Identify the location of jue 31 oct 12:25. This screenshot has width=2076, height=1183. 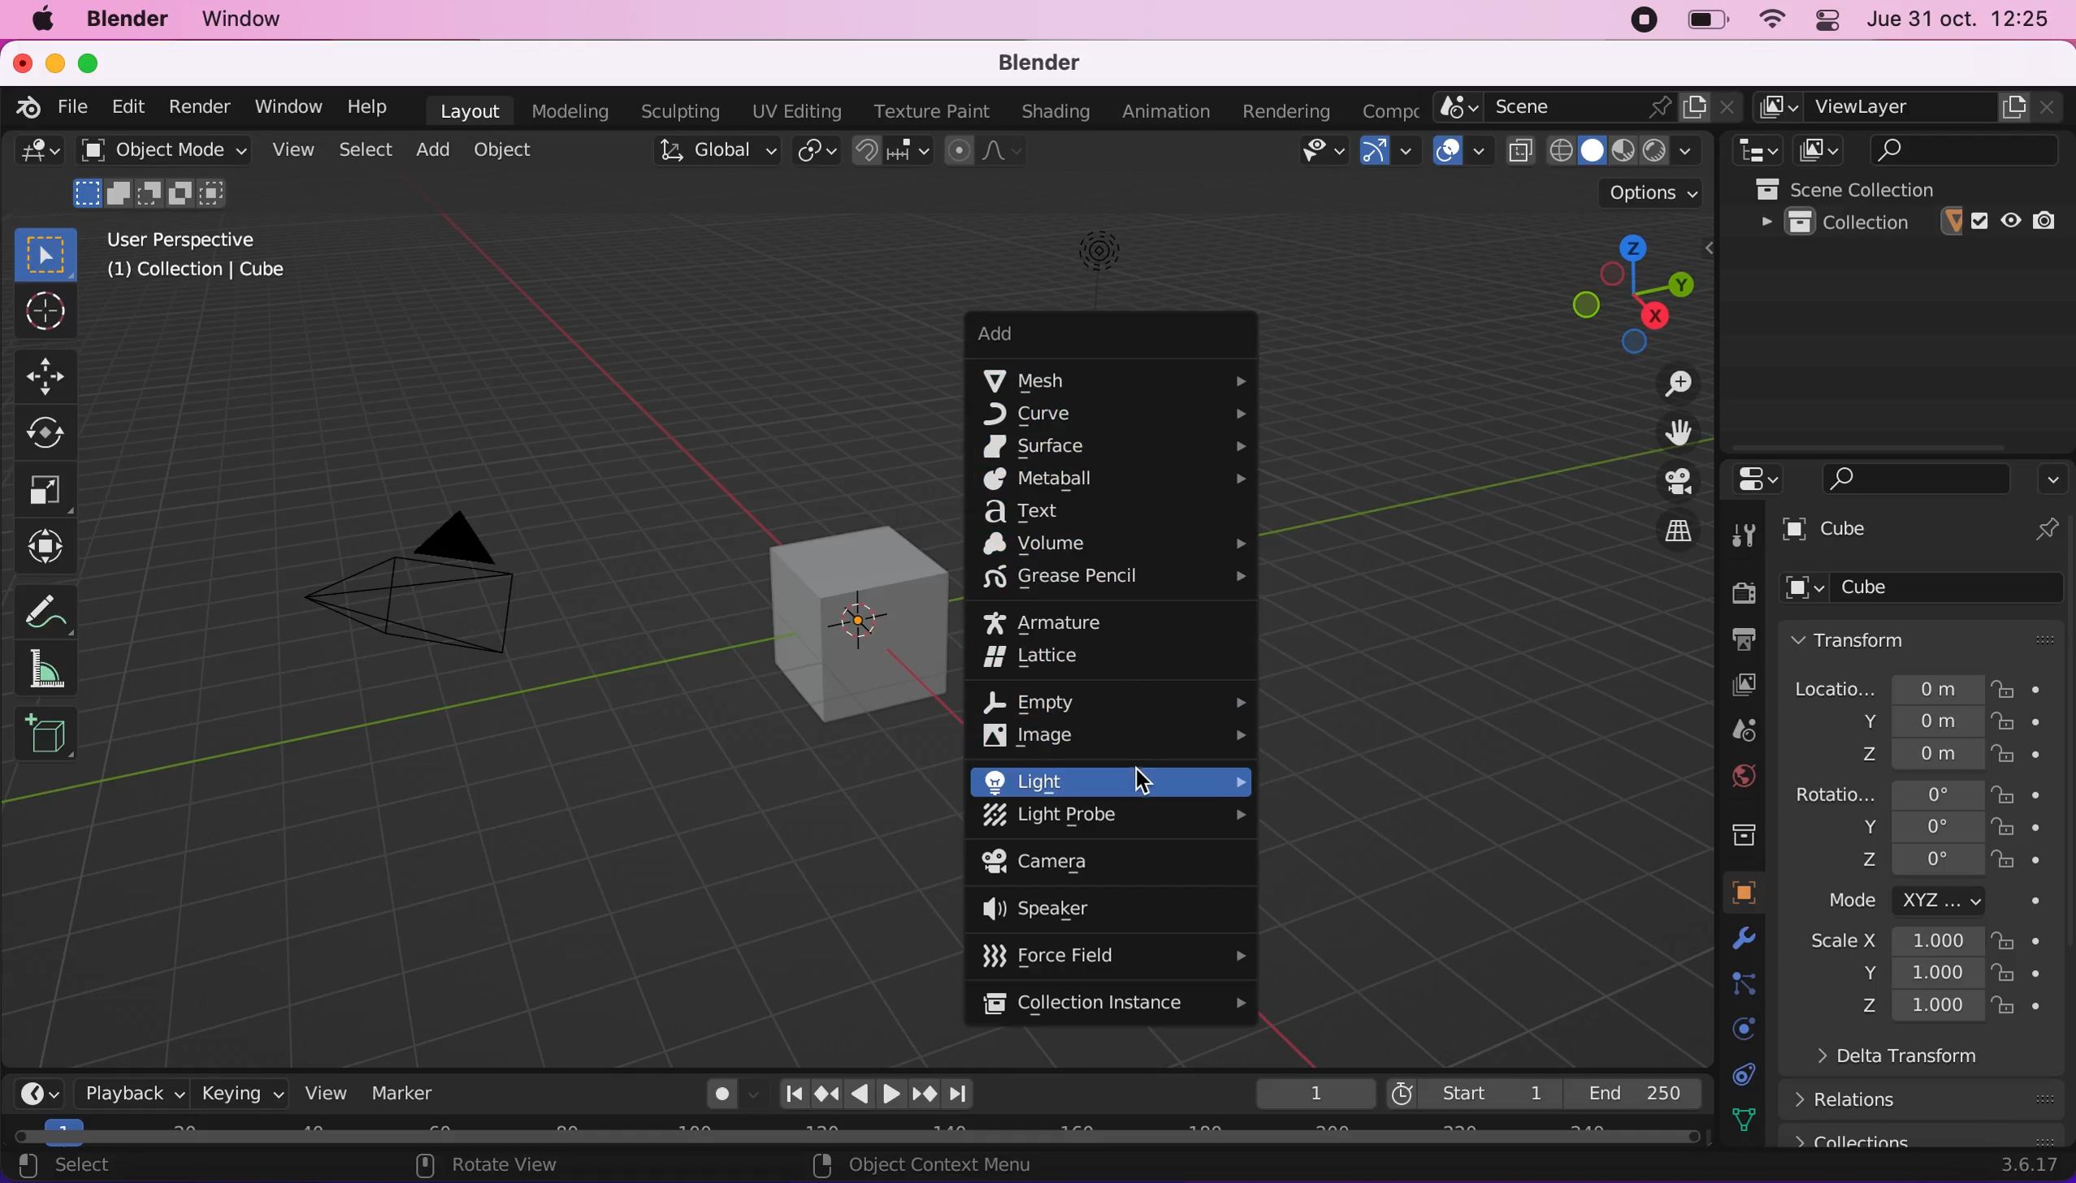
(1961, 20).